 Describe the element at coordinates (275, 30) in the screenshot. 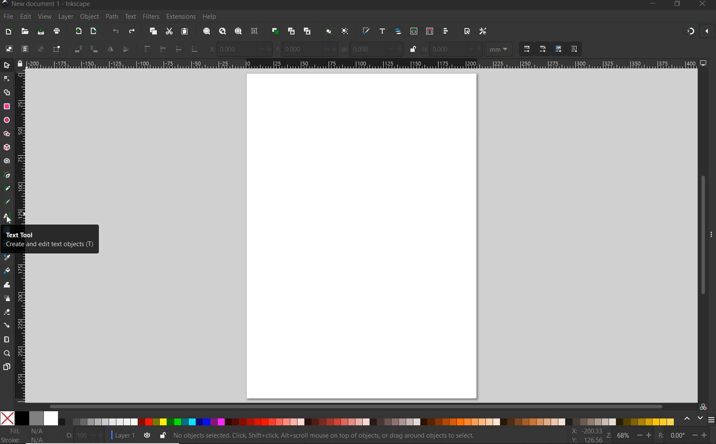

I see `duplicate` at that location.